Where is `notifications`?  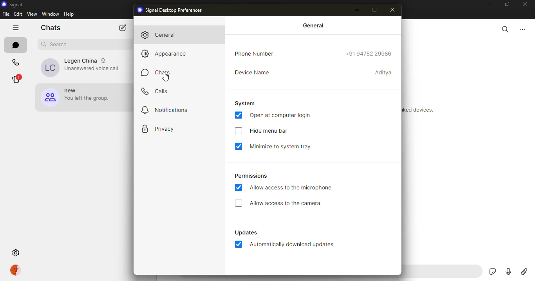 notifications is located at coordinates (168, 109).